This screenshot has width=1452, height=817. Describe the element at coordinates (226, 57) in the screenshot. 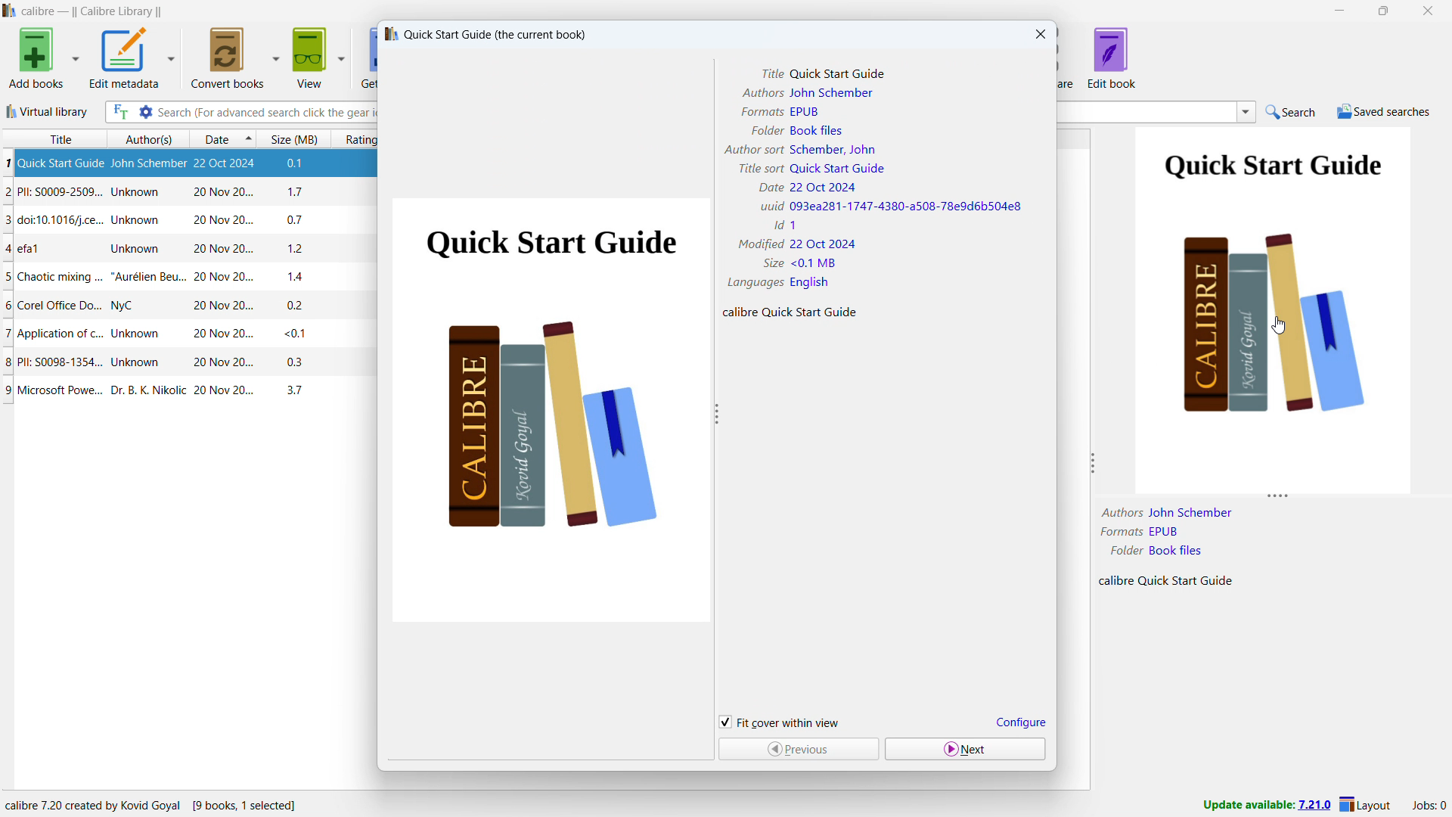

I see `convert books` at that location.